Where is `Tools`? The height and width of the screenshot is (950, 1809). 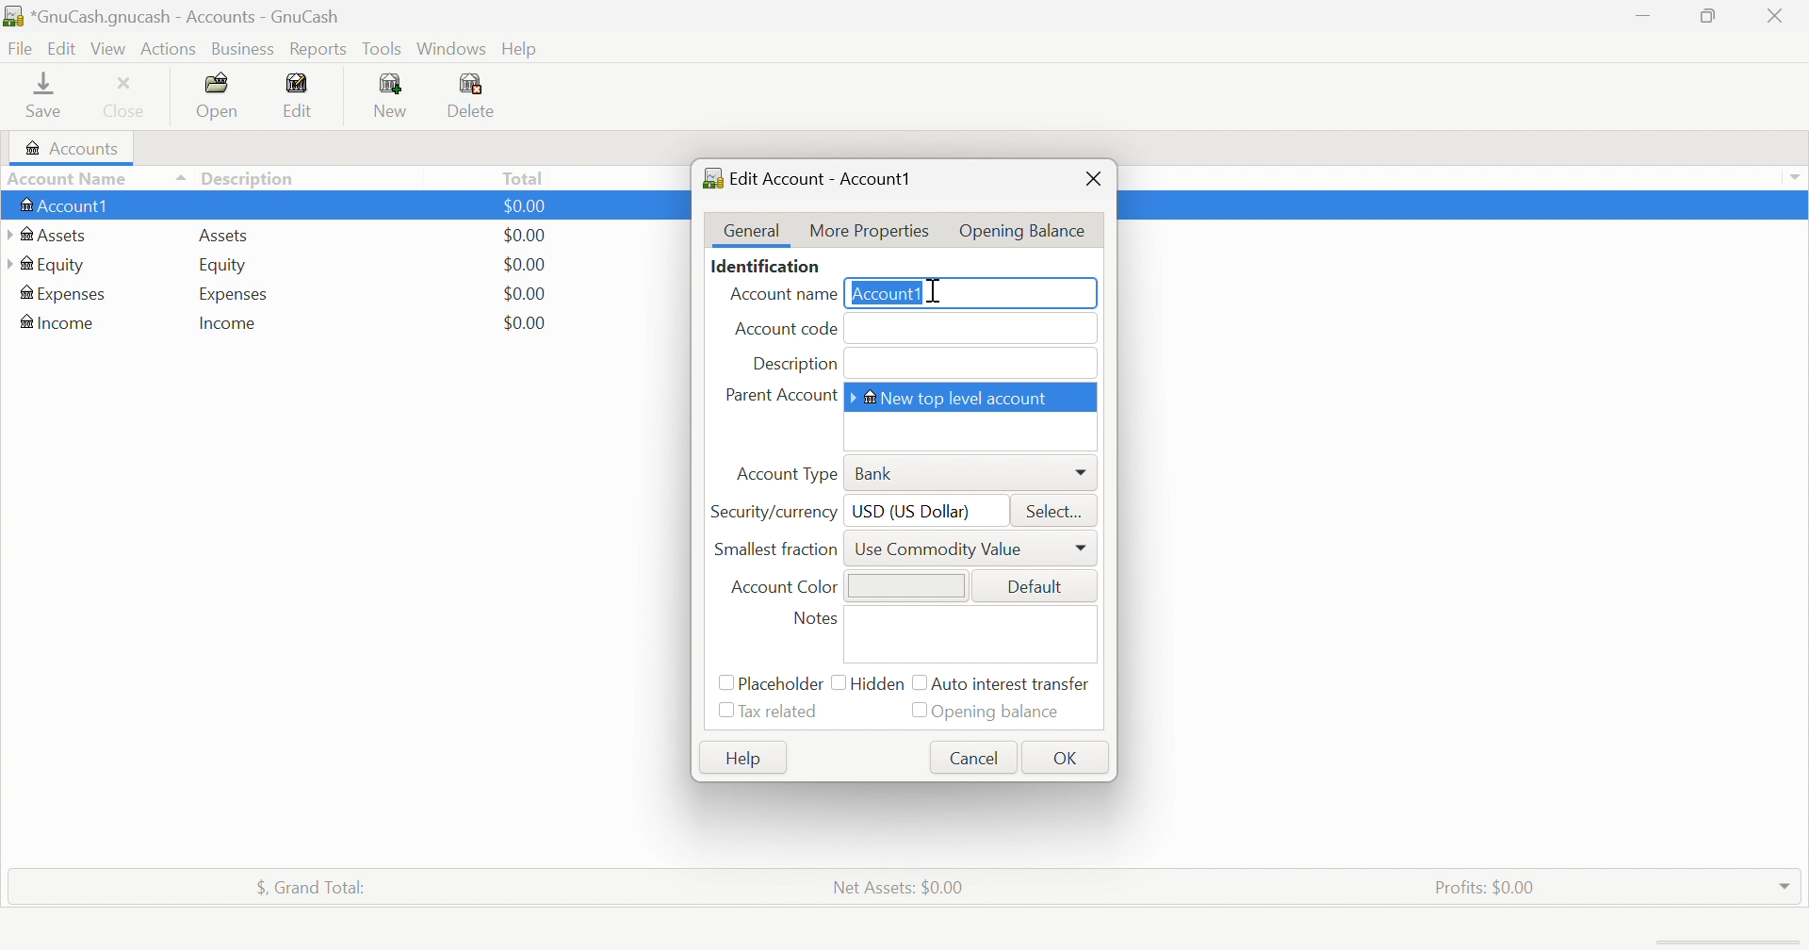
Tools is located at coordinates (382, 50).